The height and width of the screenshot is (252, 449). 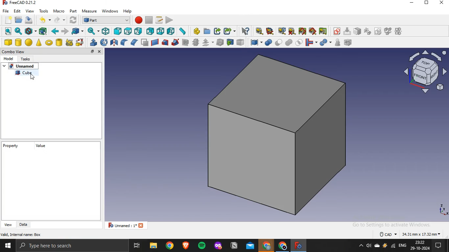 What do you see at coordinates (44, 10) in the screenshot?
I see `tools` at bounding box center [44, 10].